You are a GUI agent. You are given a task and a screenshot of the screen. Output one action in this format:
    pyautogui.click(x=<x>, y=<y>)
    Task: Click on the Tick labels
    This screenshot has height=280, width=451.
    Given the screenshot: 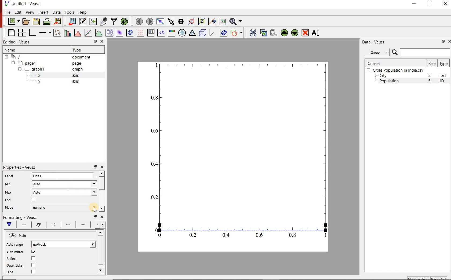 What is the action you would take?
    pyautogui.click(x=52, y=225)
    